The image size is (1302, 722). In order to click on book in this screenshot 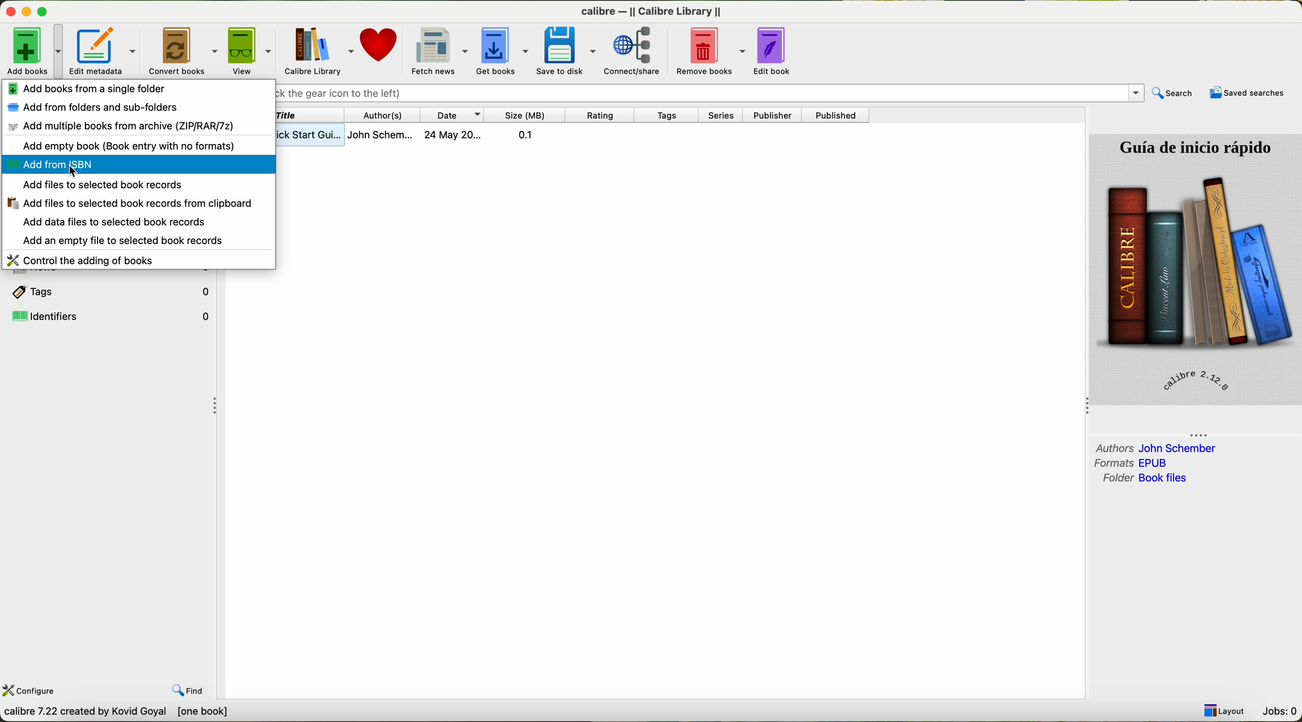, I will do `click(421, 133)`.